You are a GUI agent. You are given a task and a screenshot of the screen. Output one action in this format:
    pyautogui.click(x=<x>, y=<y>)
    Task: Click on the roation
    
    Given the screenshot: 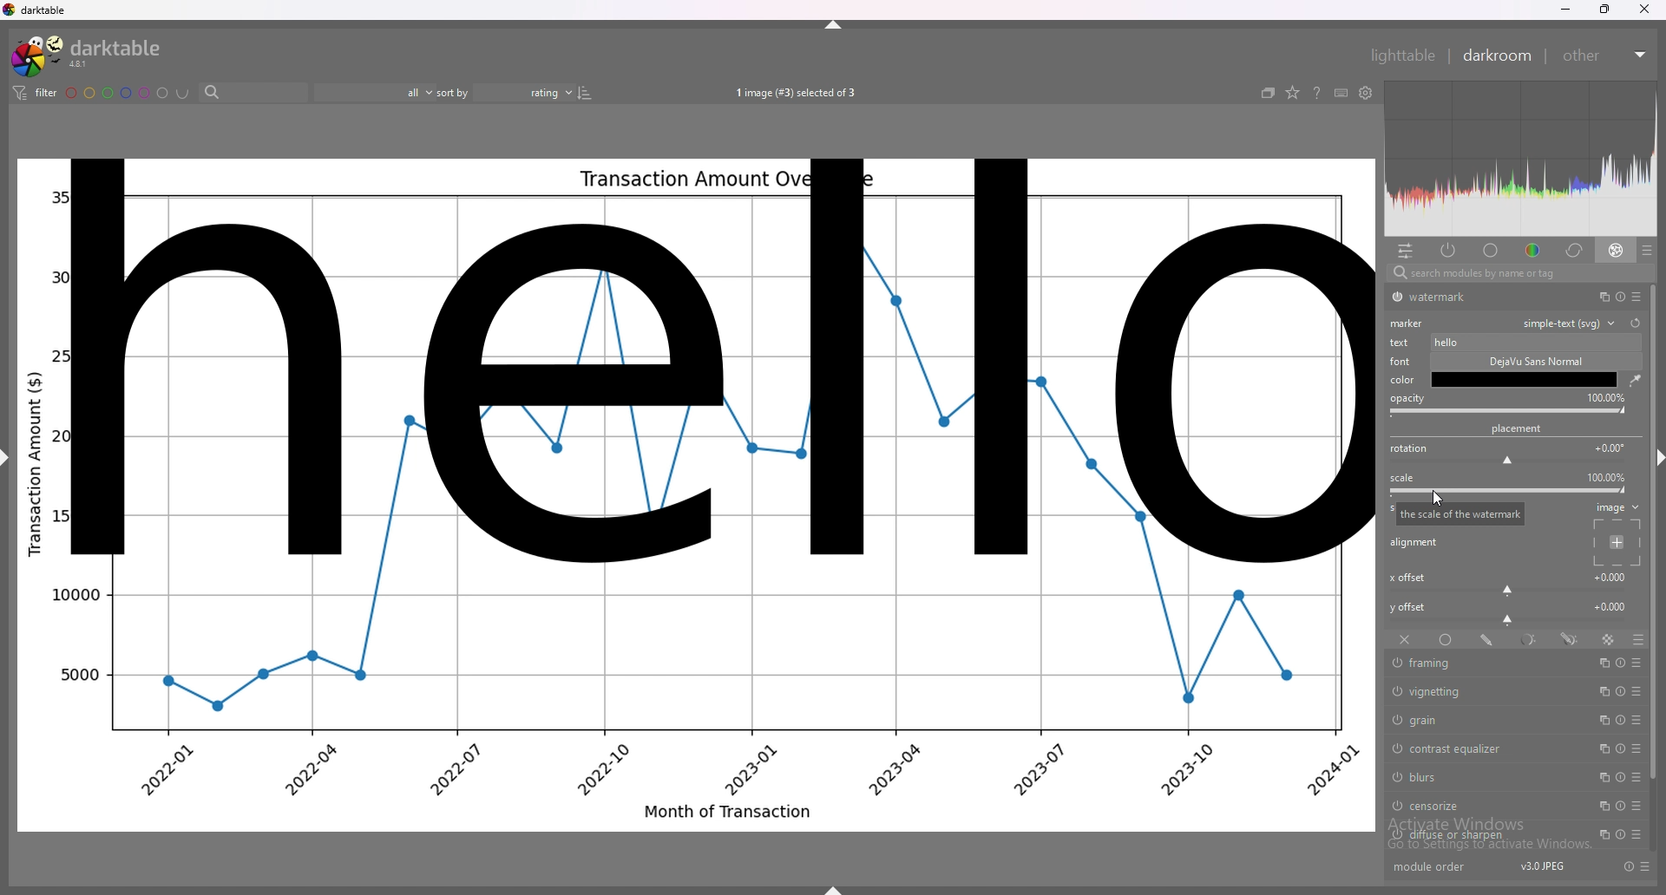 What is the action you would take?
    pyautogui.click(x=1408, y=449)
    